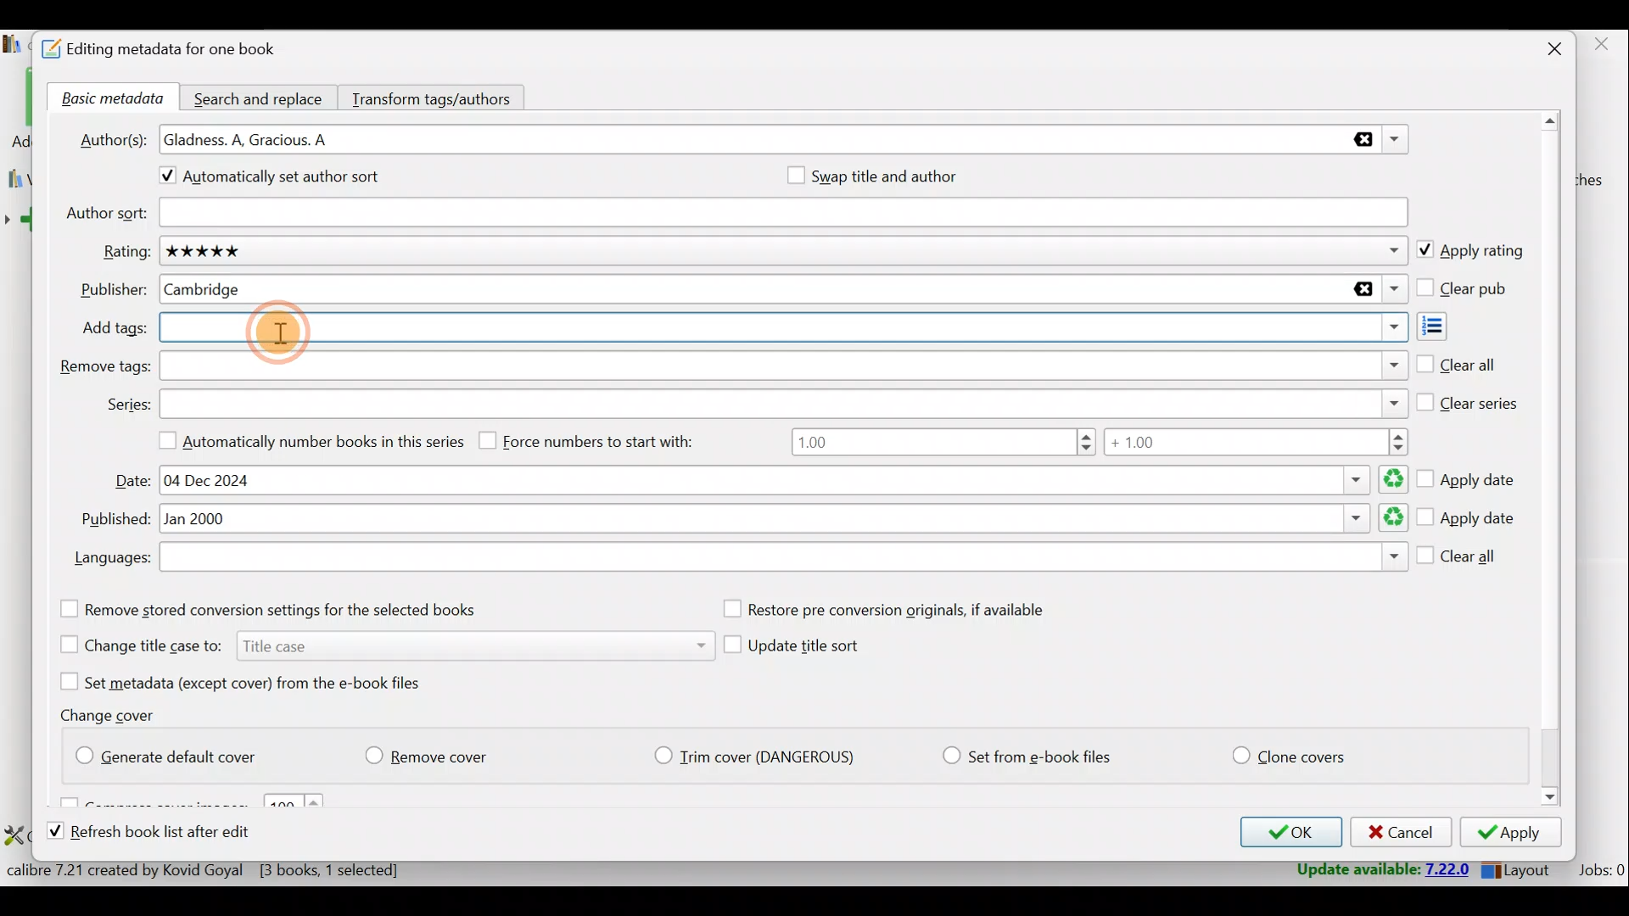 The image size is (1629, 916). I want to click on Cursor, so click(279, 333).